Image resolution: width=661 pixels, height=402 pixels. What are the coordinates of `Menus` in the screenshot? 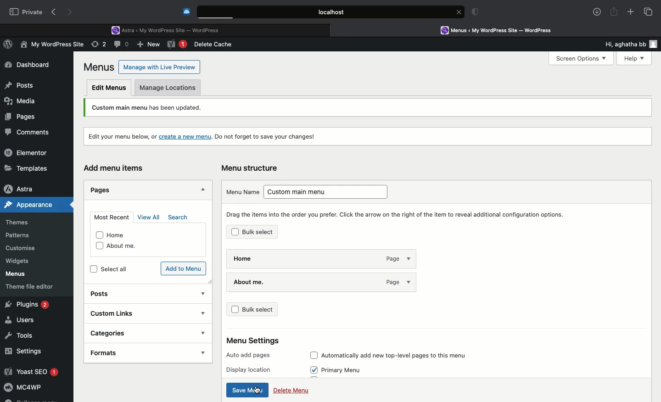 It's located at (100, 67).